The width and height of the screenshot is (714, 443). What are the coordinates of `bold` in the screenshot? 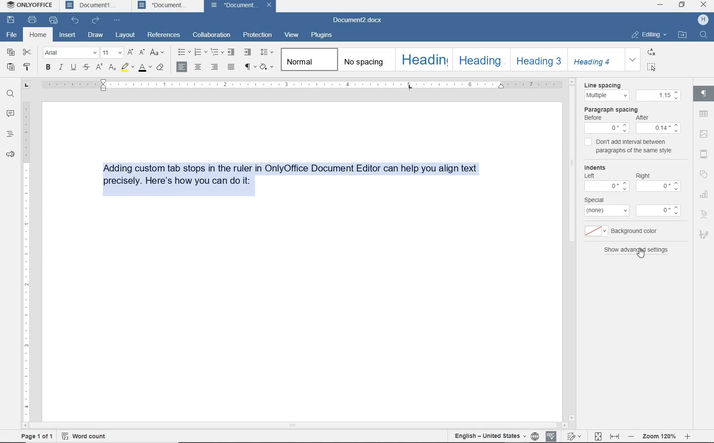 It's located at (48, 68).